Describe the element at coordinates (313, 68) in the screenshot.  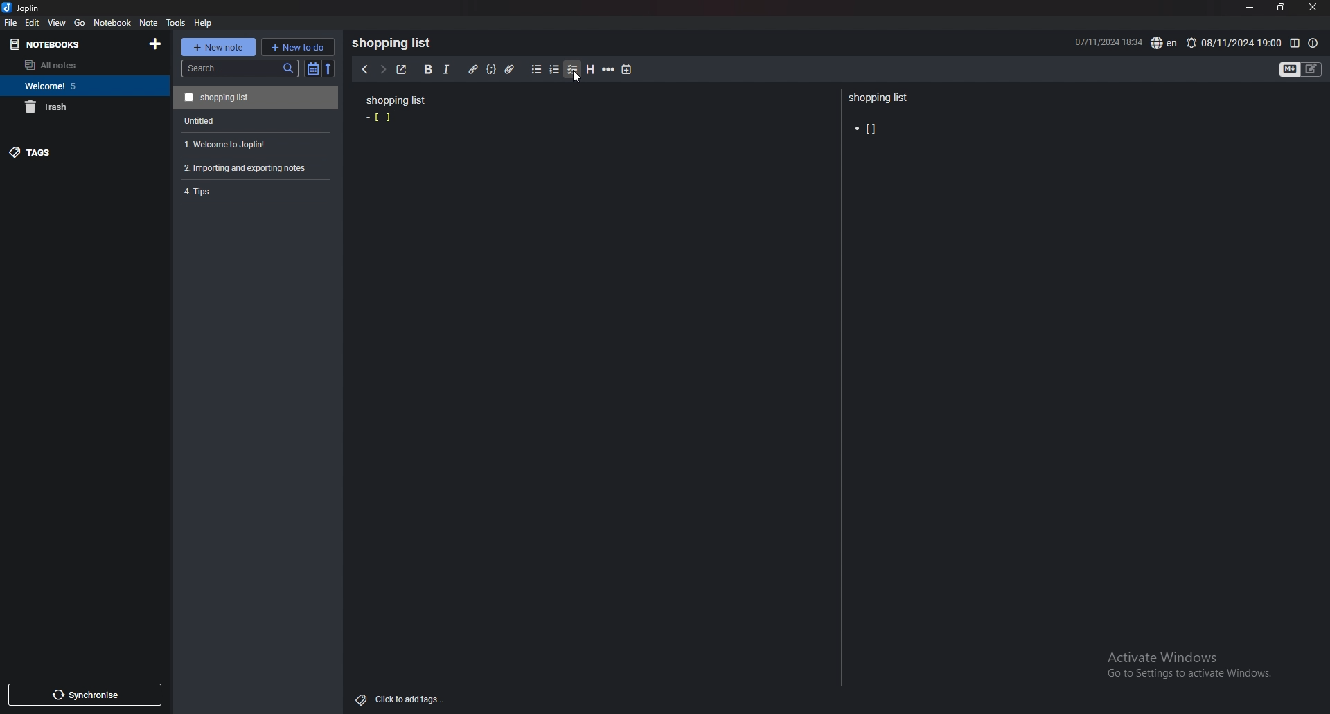
I see `toggle sort order` at that location.